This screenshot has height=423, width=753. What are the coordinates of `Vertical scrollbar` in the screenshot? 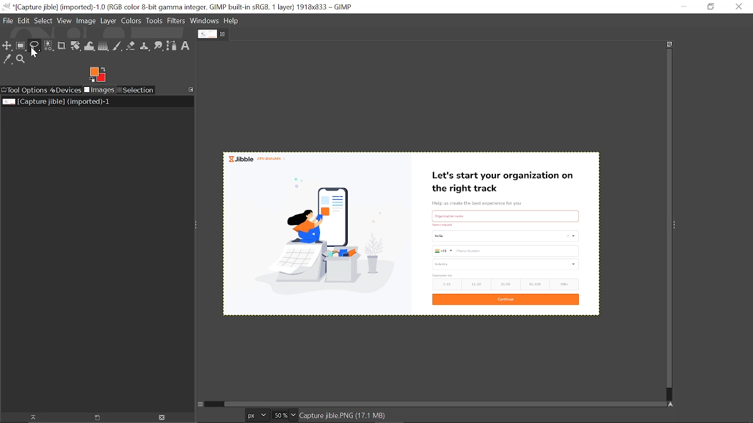 It's located at (667, 220).